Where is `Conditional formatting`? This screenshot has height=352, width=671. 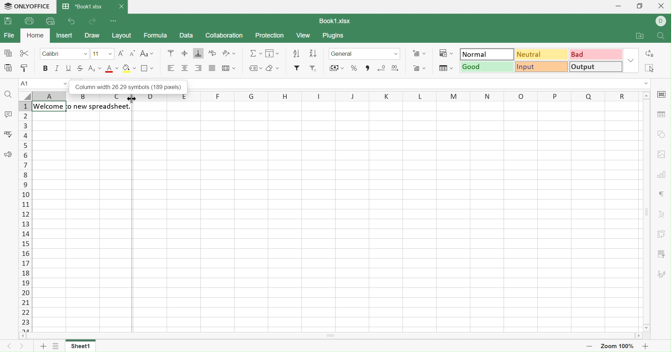
Conditional formatting is located at coordinates (445, 53).